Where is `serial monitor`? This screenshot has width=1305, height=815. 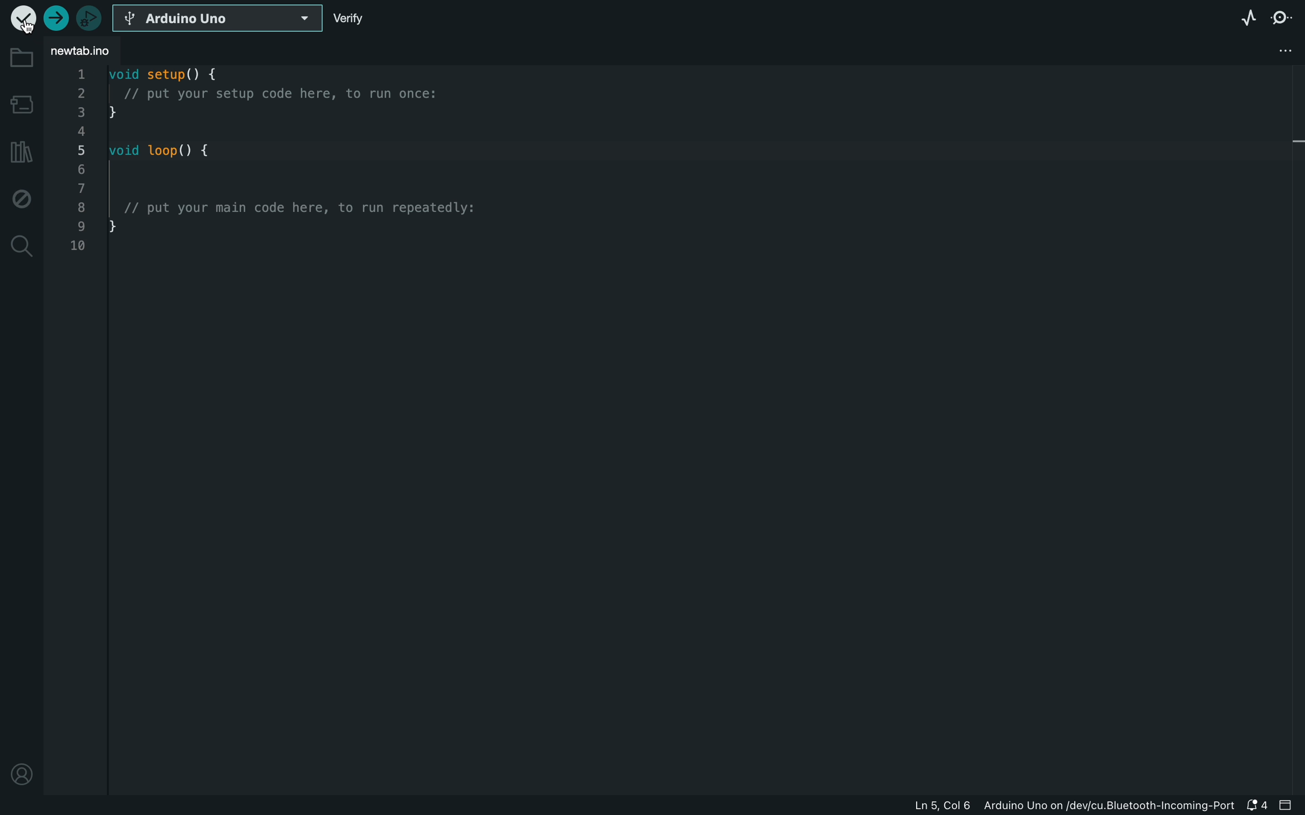
serial monitor is located at coordinates (1283, 19).